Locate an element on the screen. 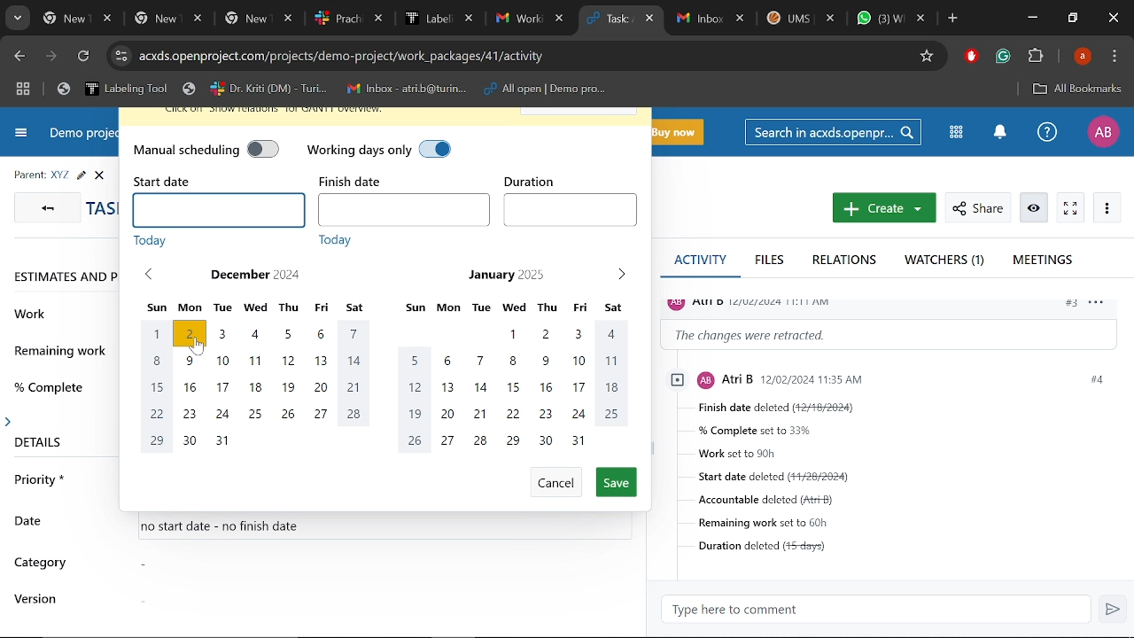 The height and width of the screenshot is (638, 1134). details is located at coordinates (35, 438).